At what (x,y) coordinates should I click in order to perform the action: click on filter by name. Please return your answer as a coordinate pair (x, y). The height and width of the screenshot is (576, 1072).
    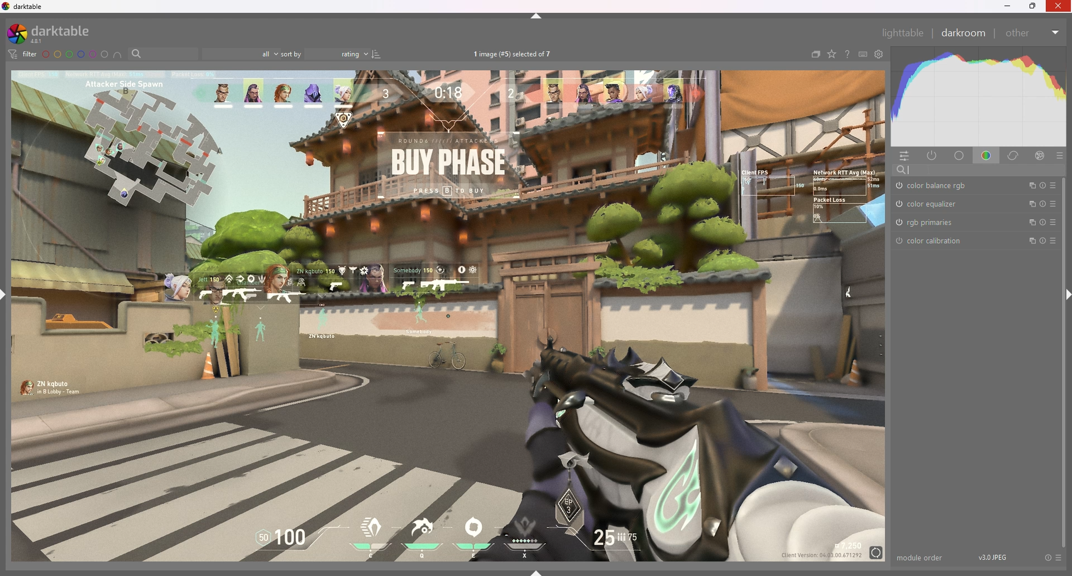
    Looking at the image, I should click on (163, 53).